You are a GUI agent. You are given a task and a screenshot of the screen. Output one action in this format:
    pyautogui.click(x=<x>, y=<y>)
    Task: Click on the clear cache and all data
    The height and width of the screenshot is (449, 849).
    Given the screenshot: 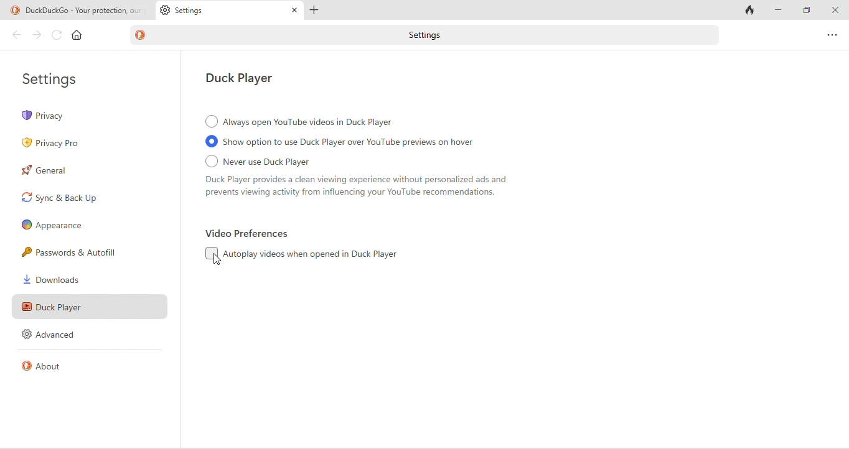 What is the action you would take?
    pyautogui.click(x=751, y=10)
    